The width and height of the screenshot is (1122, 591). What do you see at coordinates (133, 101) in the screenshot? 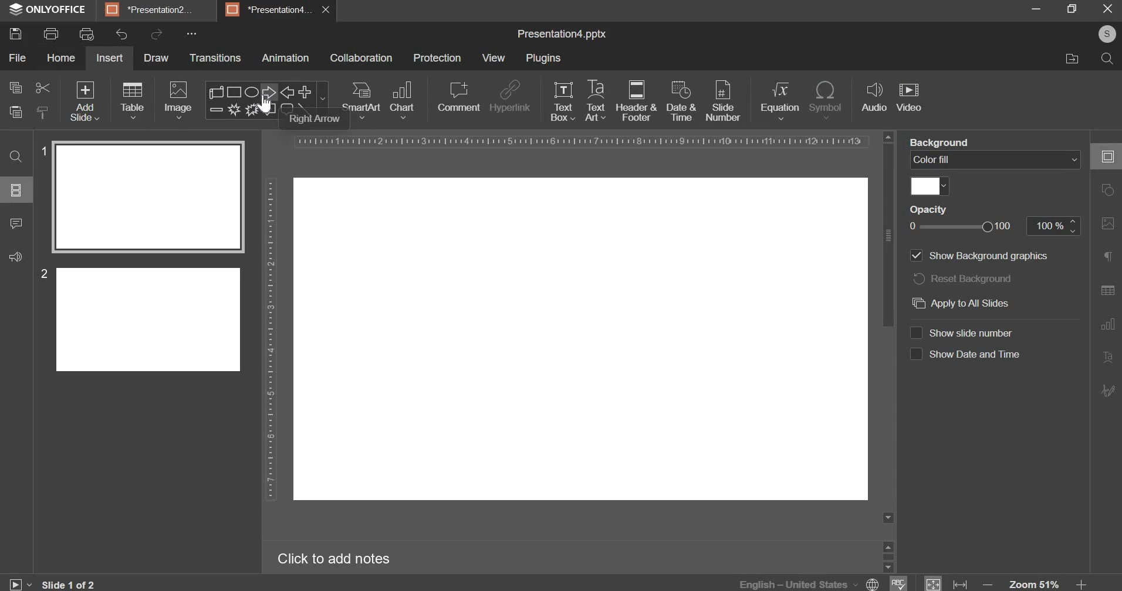
I see `table` at bounding box center [133, 101].